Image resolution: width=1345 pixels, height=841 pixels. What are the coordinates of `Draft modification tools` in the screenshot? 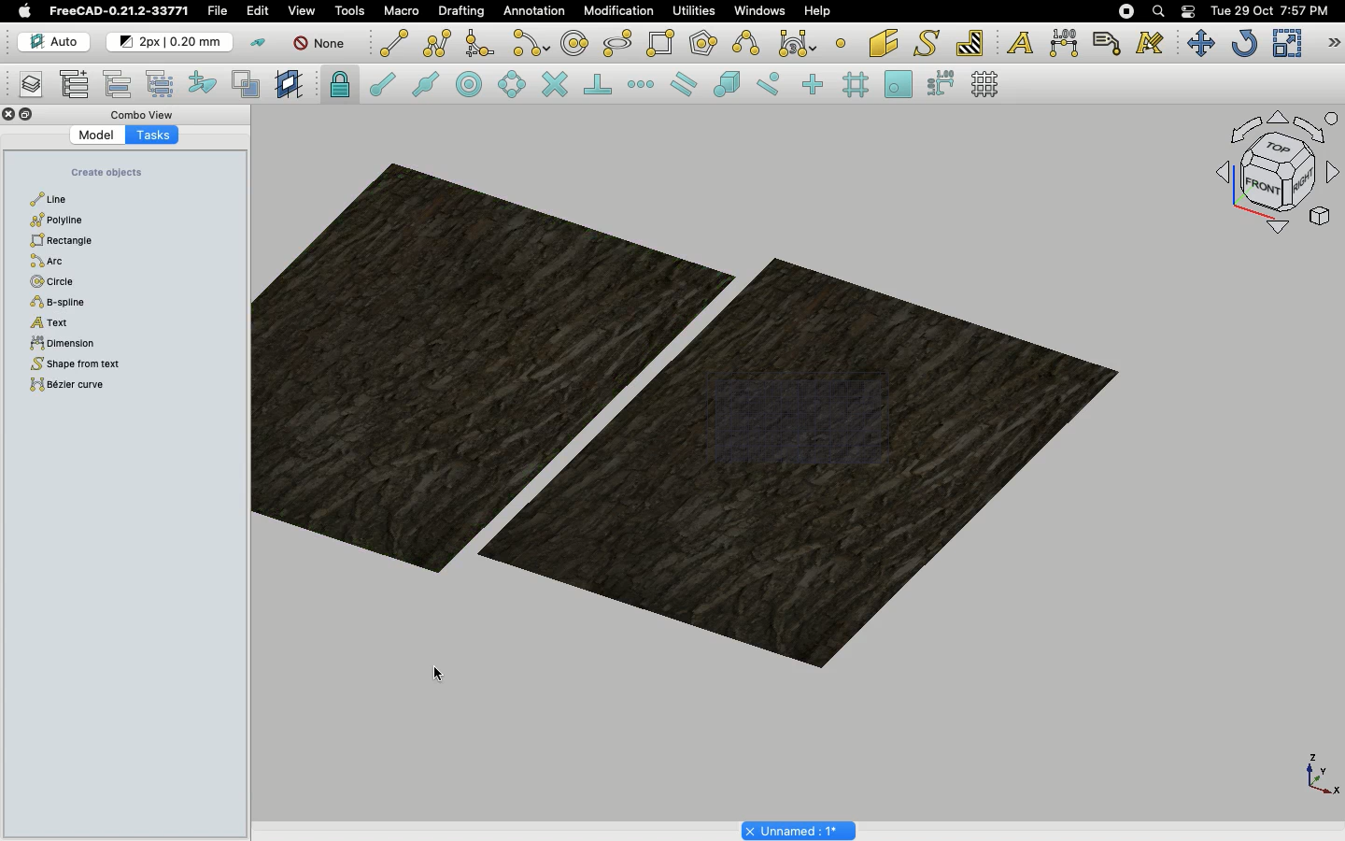 It's located at (1333, 45).